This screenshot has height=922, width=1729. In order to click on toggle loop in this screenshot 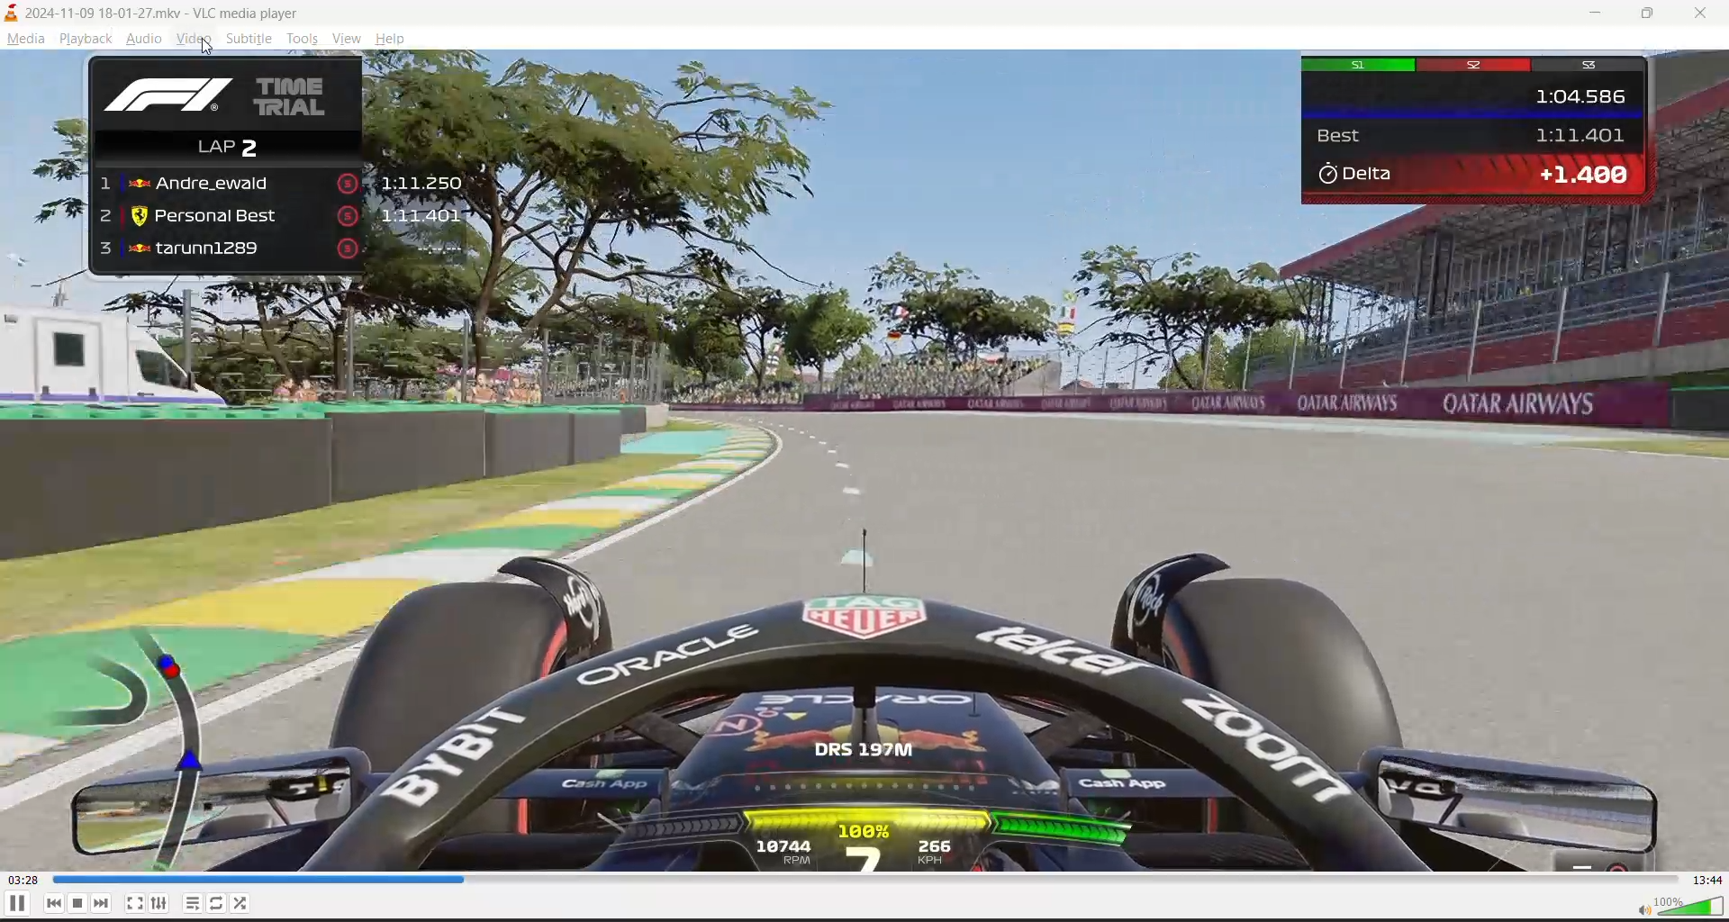, I will do `click(221, 906)`.